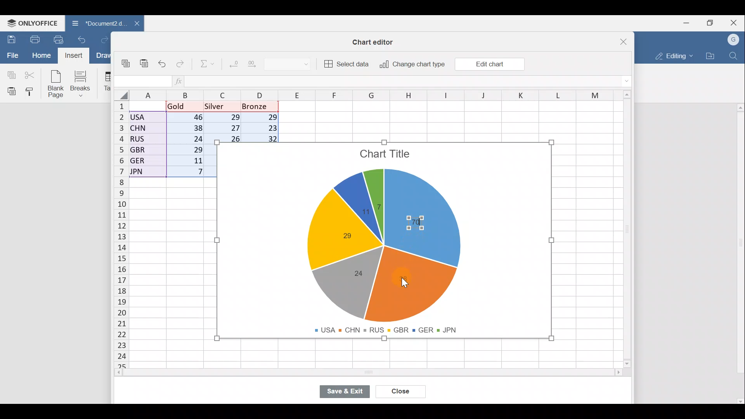  I want to click on ONLYOFFICE Menu, so click(31, 23).